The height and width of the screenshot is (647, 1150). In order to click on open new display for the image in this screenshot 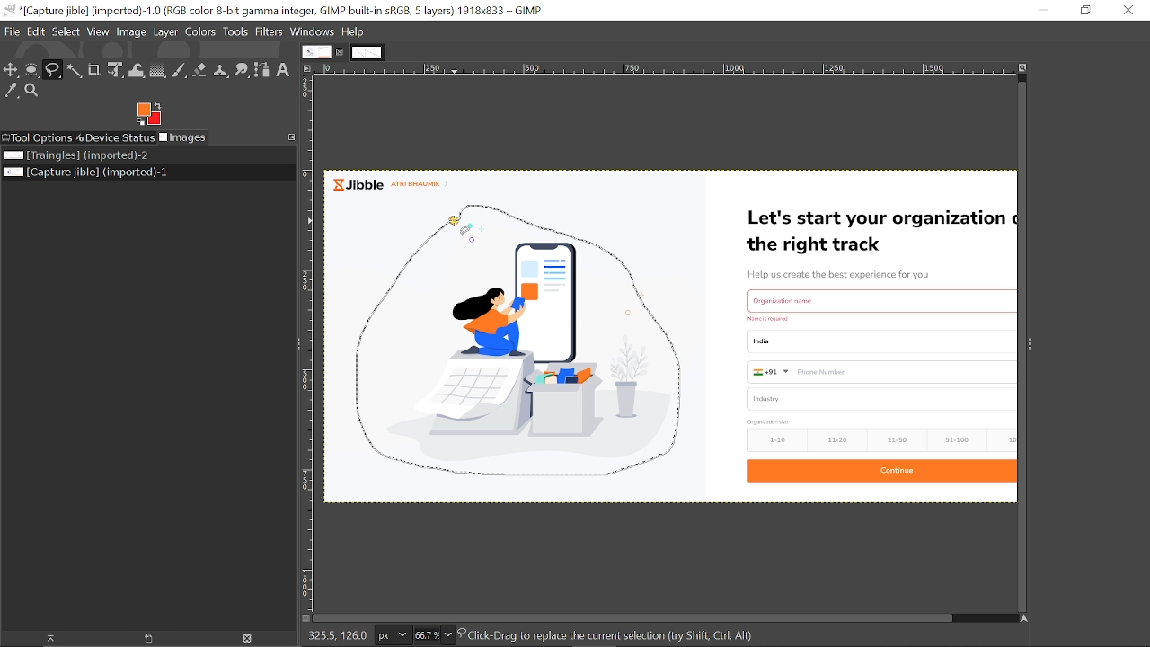, I will do `click(144, 639)`.